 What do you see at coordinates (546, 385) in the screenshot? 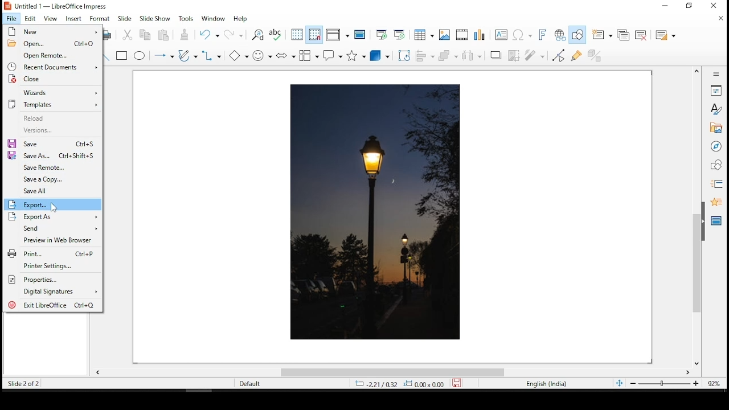
I see `English` at bounding box center [546, 385].